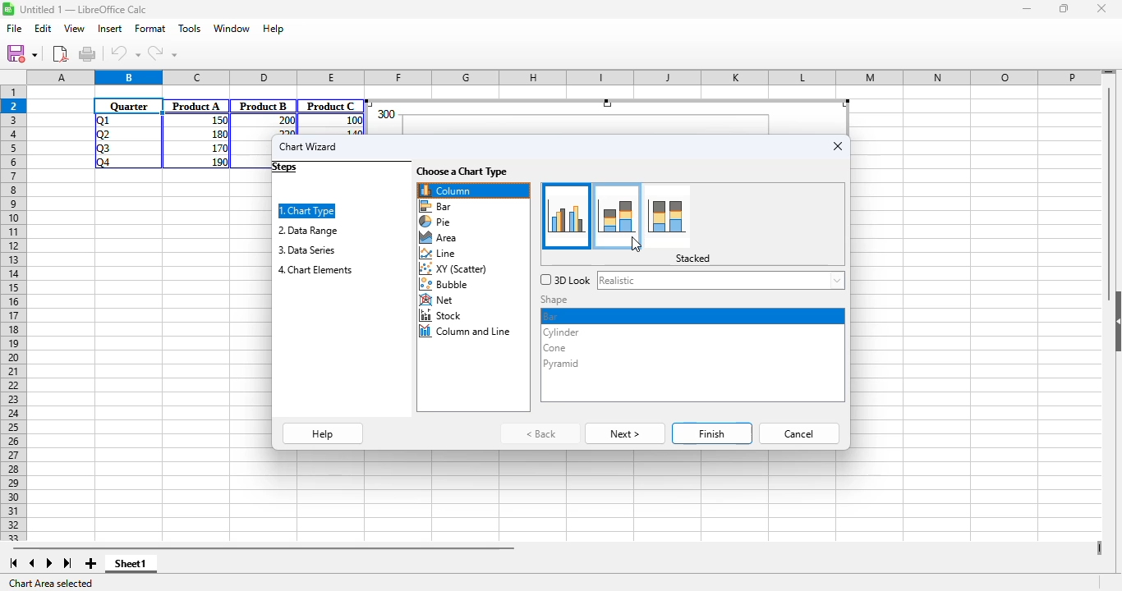  Describe the element at coordinates (218, 147) in the screenshot. I see `170` at that location.